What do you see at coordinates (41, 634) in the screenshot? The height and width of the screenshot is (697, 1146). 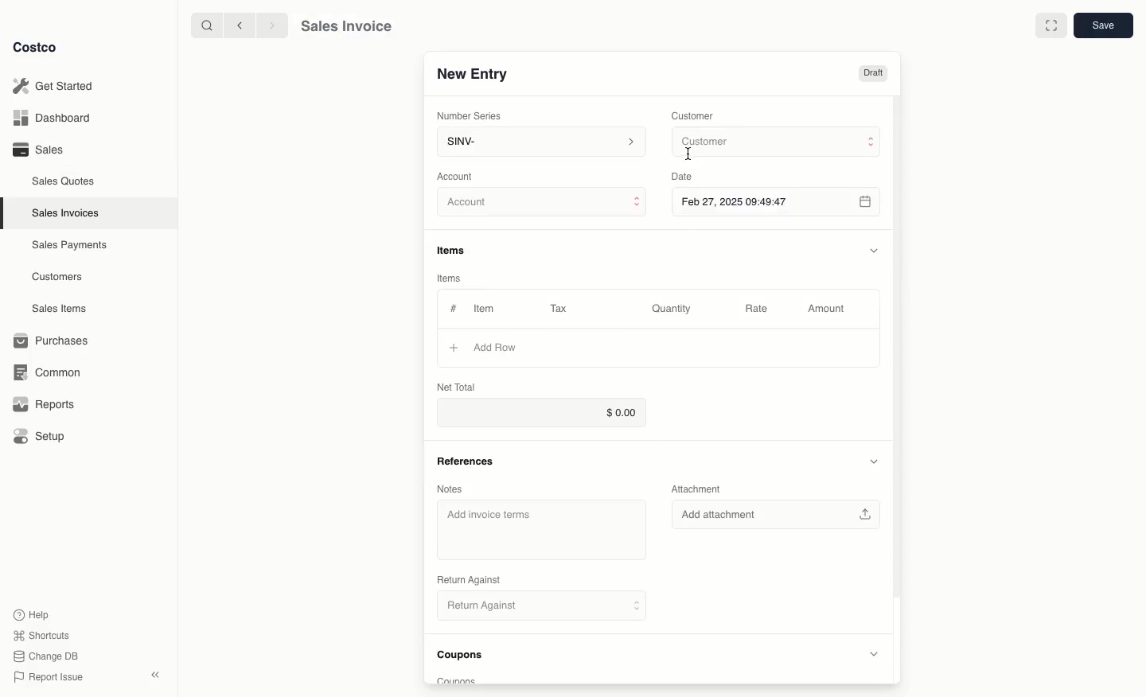 I see `Shortcuts` at bounding box center [41, 634].